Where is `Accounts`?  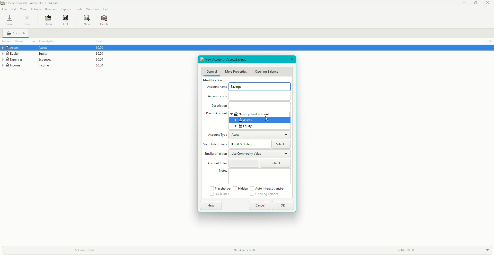 Accounts is located at coordinates (17, 34).